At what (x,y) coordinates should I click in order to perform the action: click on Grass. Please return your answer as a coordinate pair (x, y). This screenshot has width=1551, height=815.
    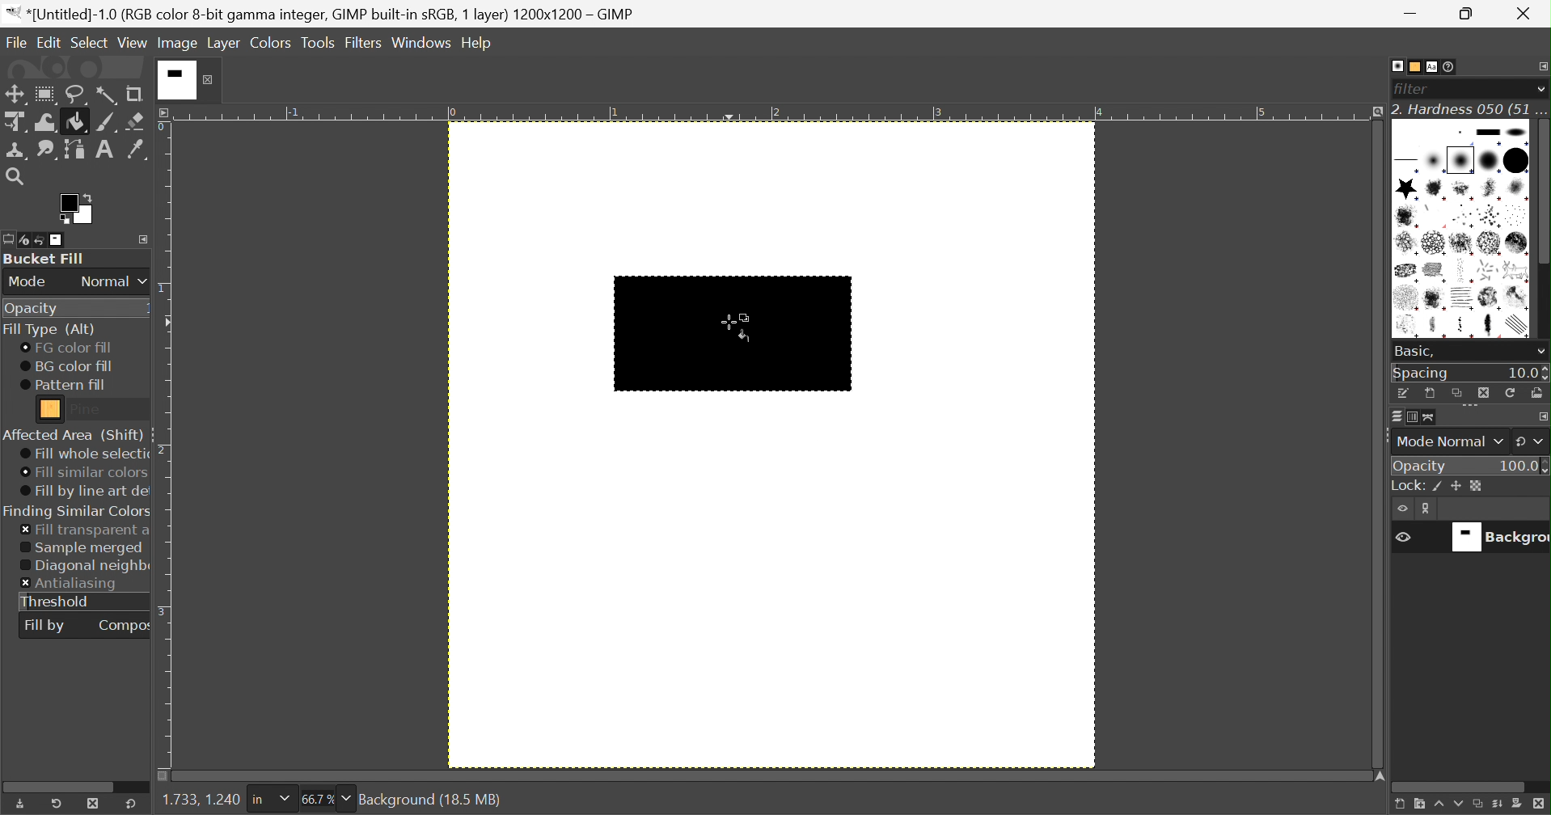
    Looking at the image, I should click on (1405, 298).